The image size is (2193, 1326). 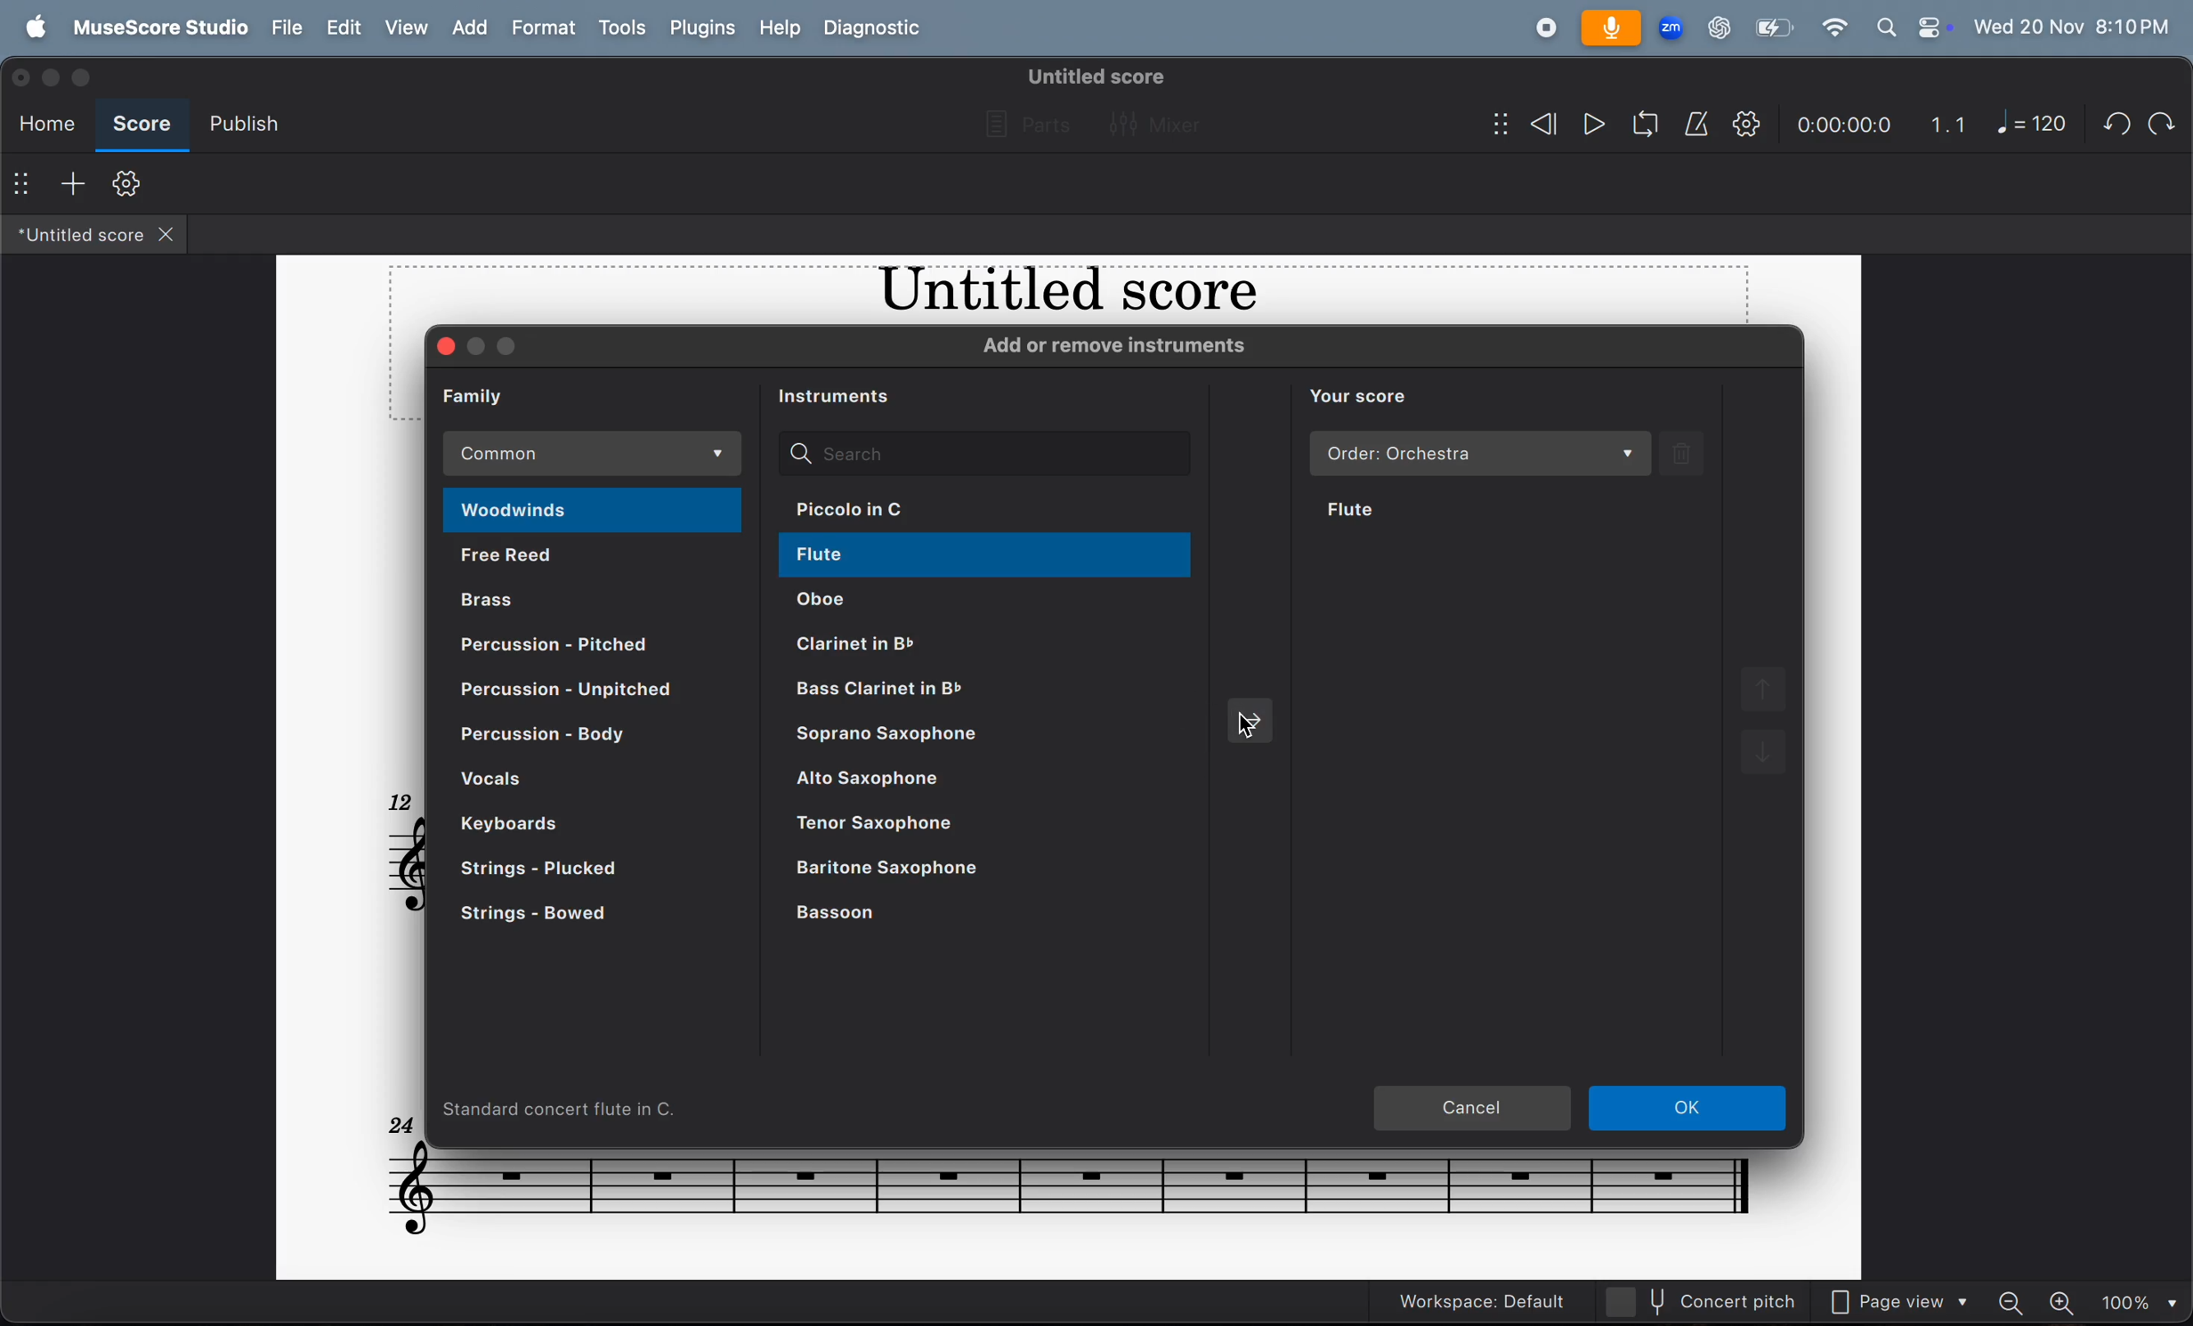 I want to click on notes, so click(x=401, y=863).